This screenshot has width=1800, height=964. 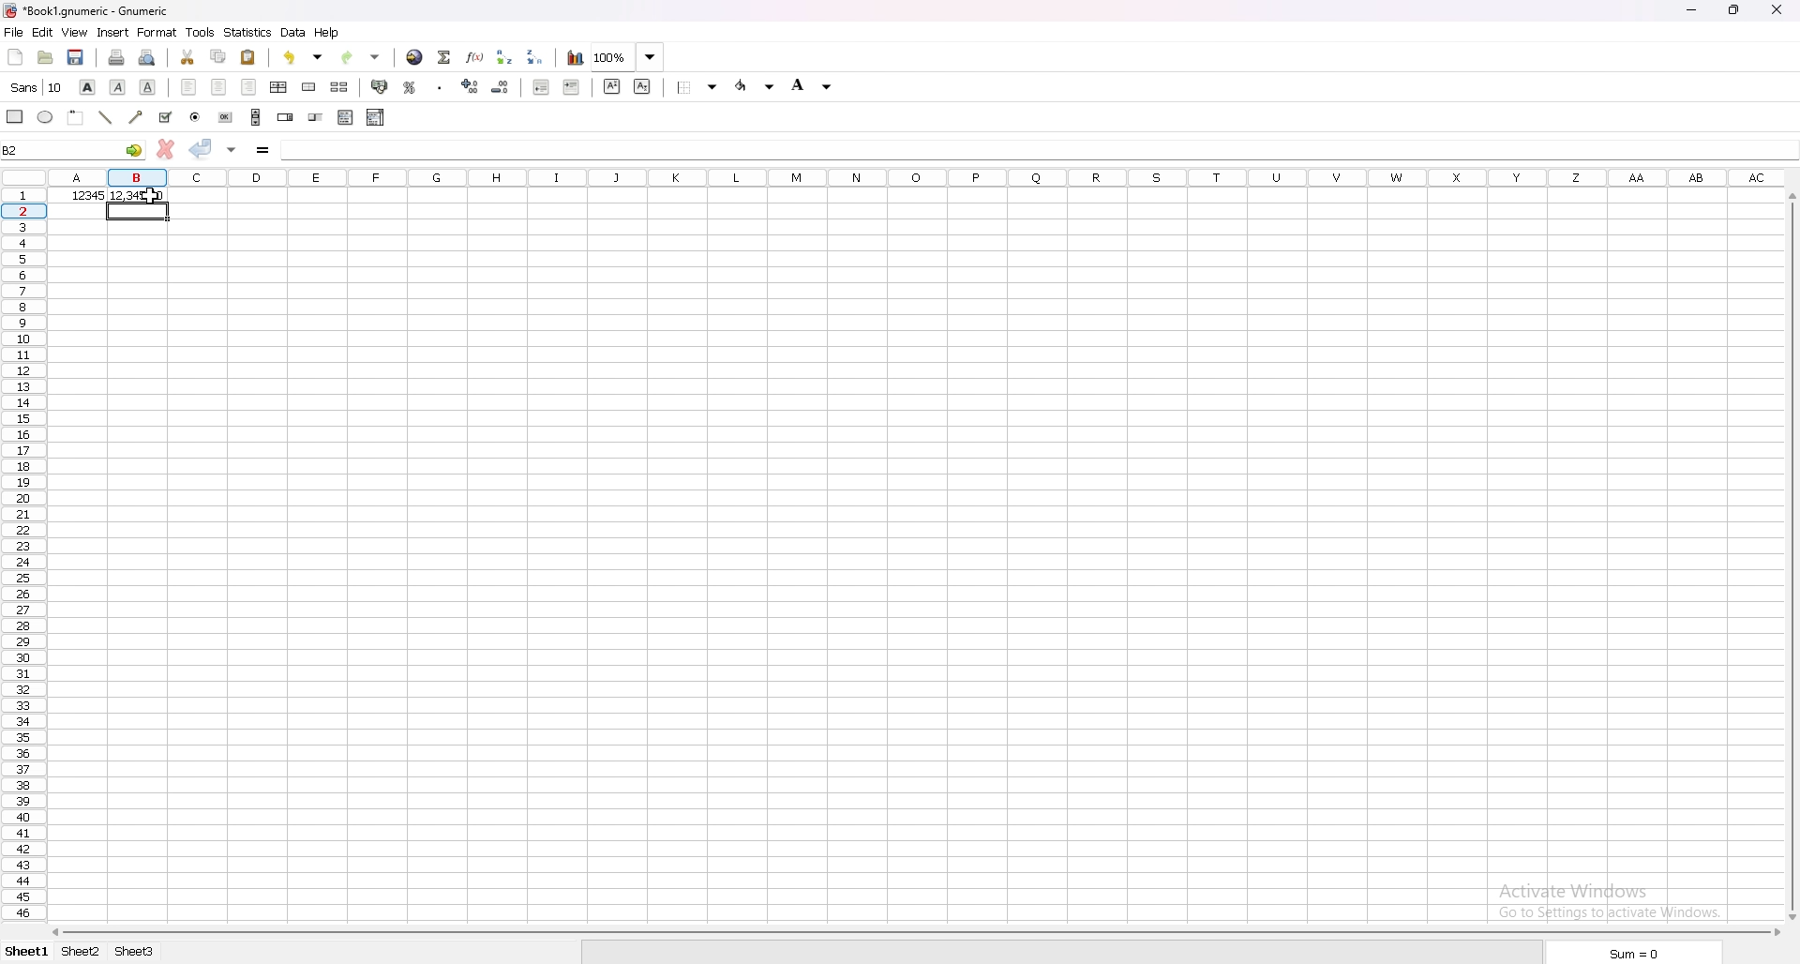 What do you see at coordinates (303, 56) in the screenshot?
I see `undo` at bounding box center [303, 56].